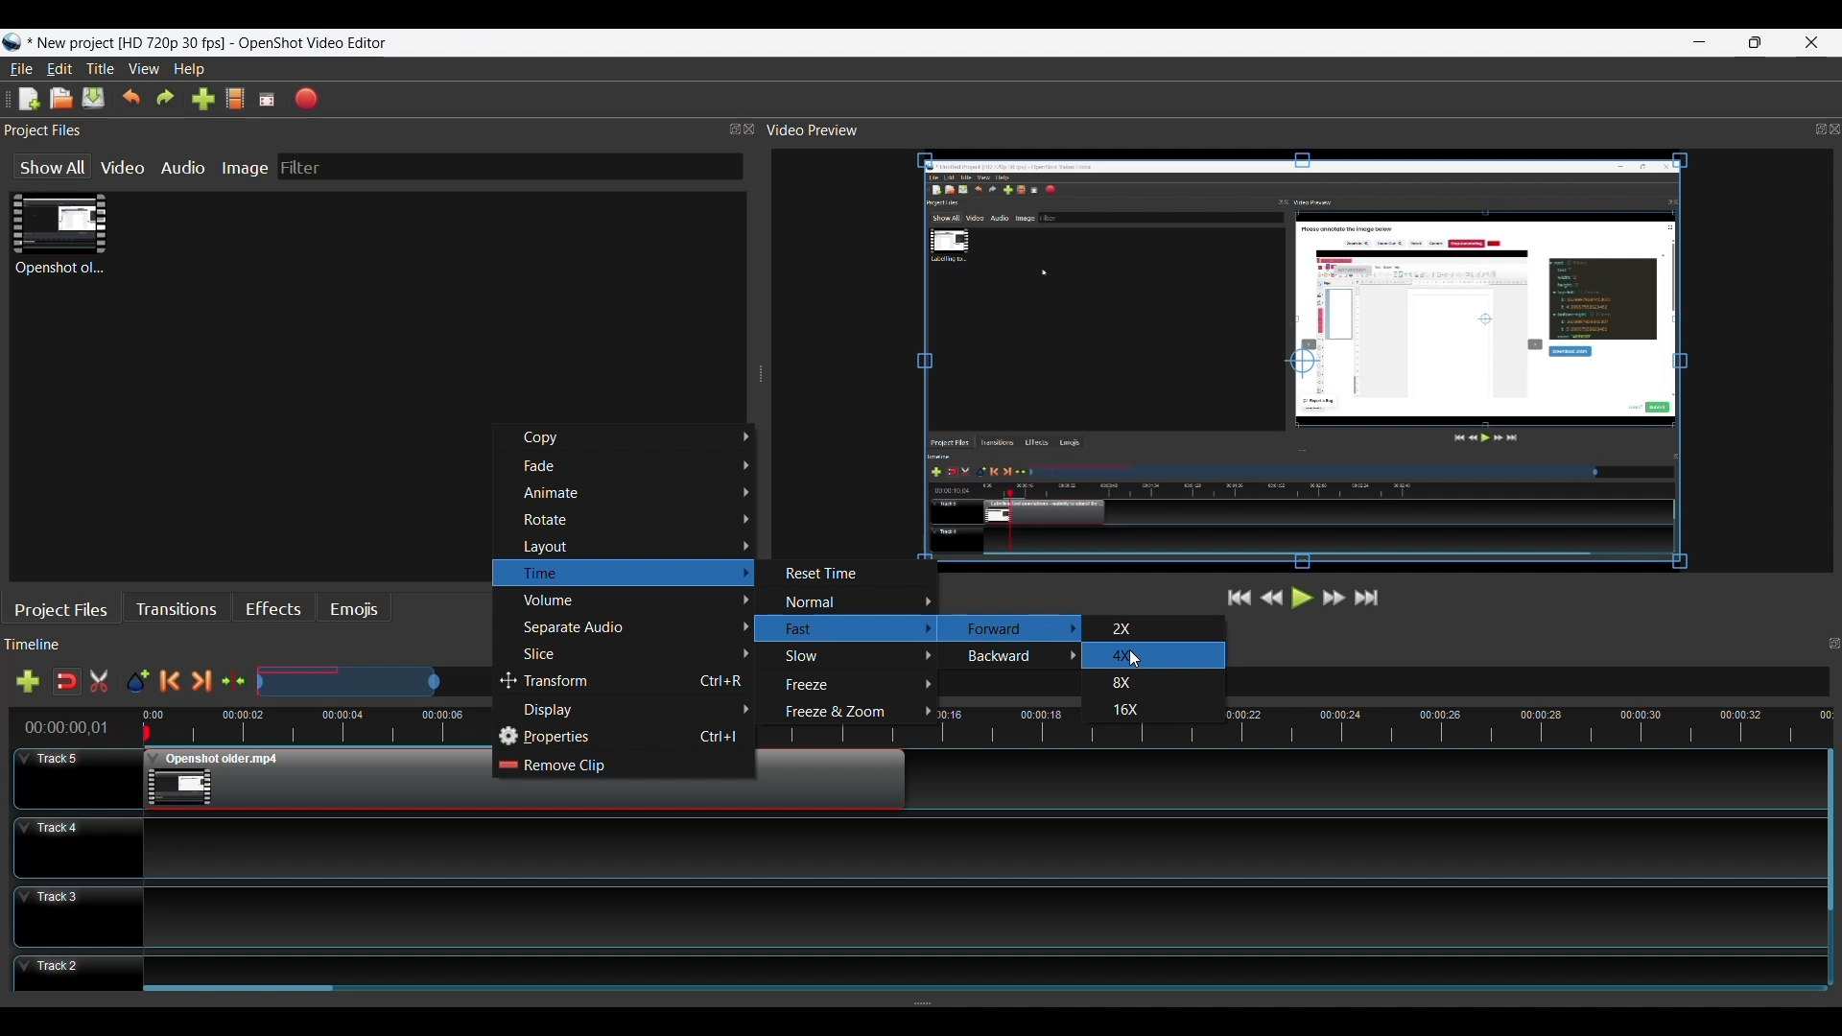 Image resolution: width=1842 pixels, height=1036 pixels. What do you see at coordinates (273, 610) in the screenshot?
I see `Effects` at bounding box center [273, 610].